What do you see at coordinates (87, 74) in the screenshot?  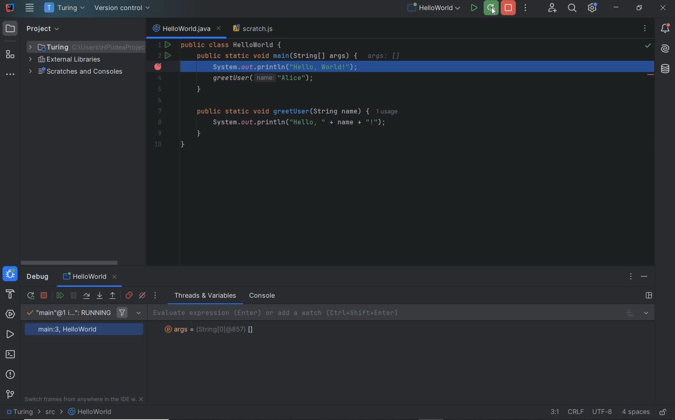 I see `scratches and consoles` at bounding box center [87, 74].